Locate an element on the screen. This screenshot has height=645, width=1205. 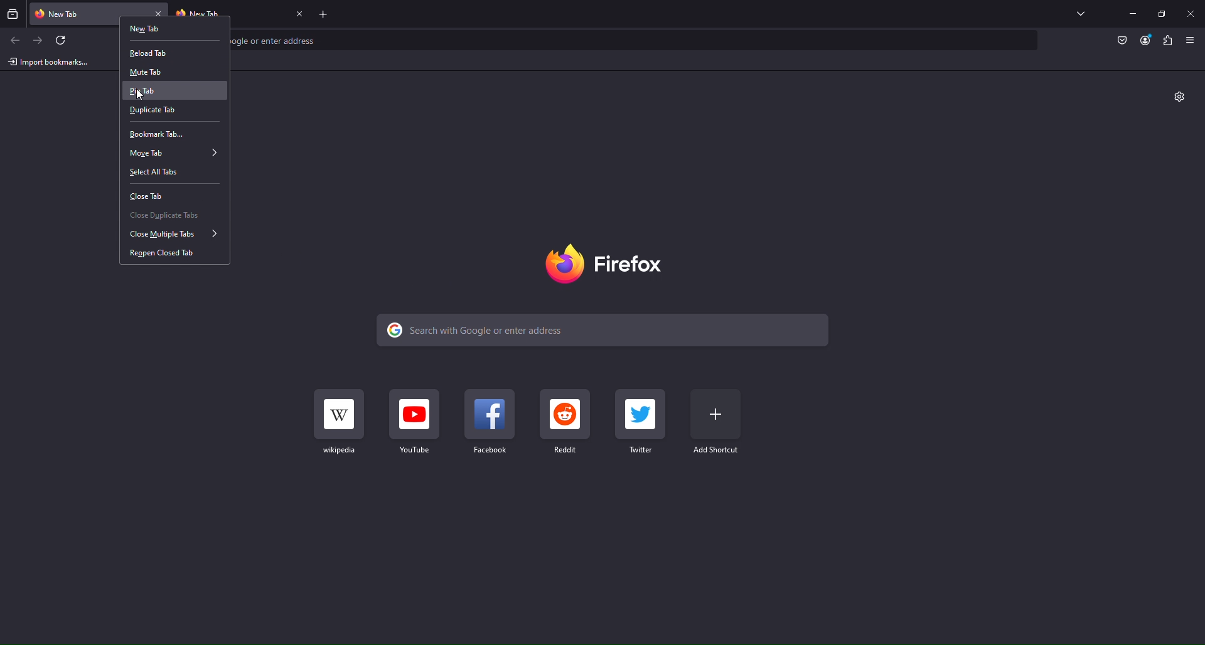
Merge Tab is located at coordinates (173, 153).